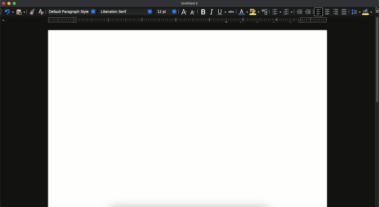 This screenshot has width=379, height=207. What do you see at coordinates (255, 12) in the screenshot?
I see `highlight` at bounding box center [255, 12].